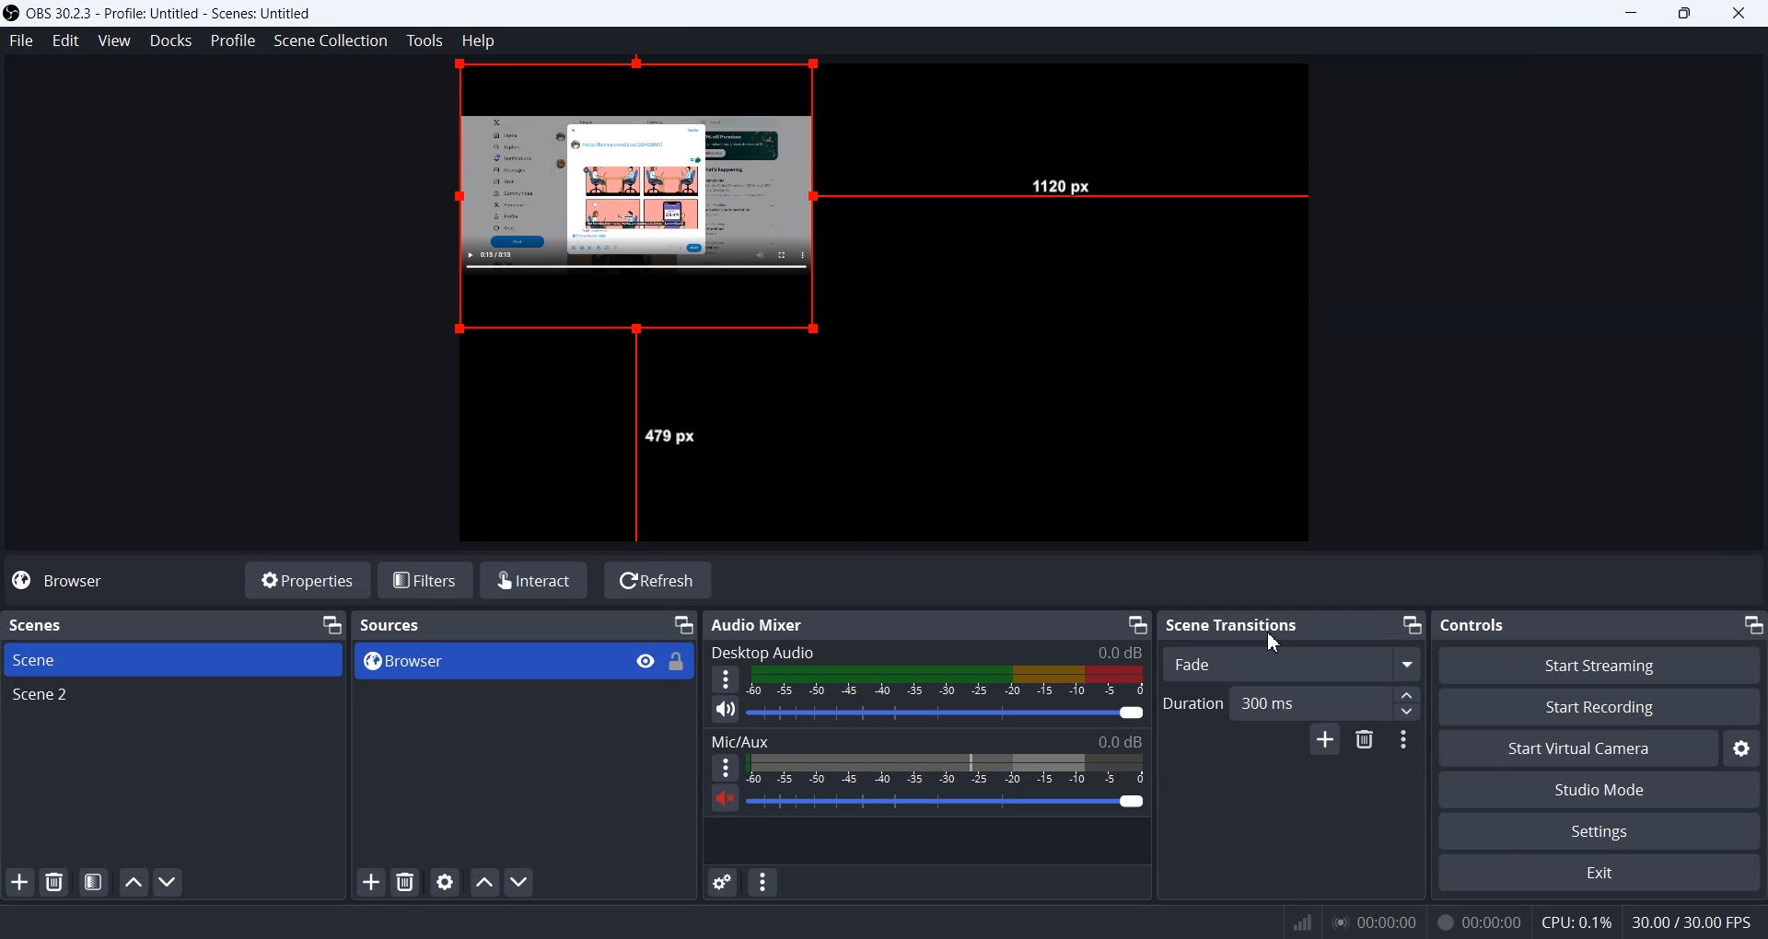 This screenshot has width=1768, height=939. What do you see at coordinates (1524, 625) in the screenshot?
I see `Controls` at bounding box center [1524, 625].